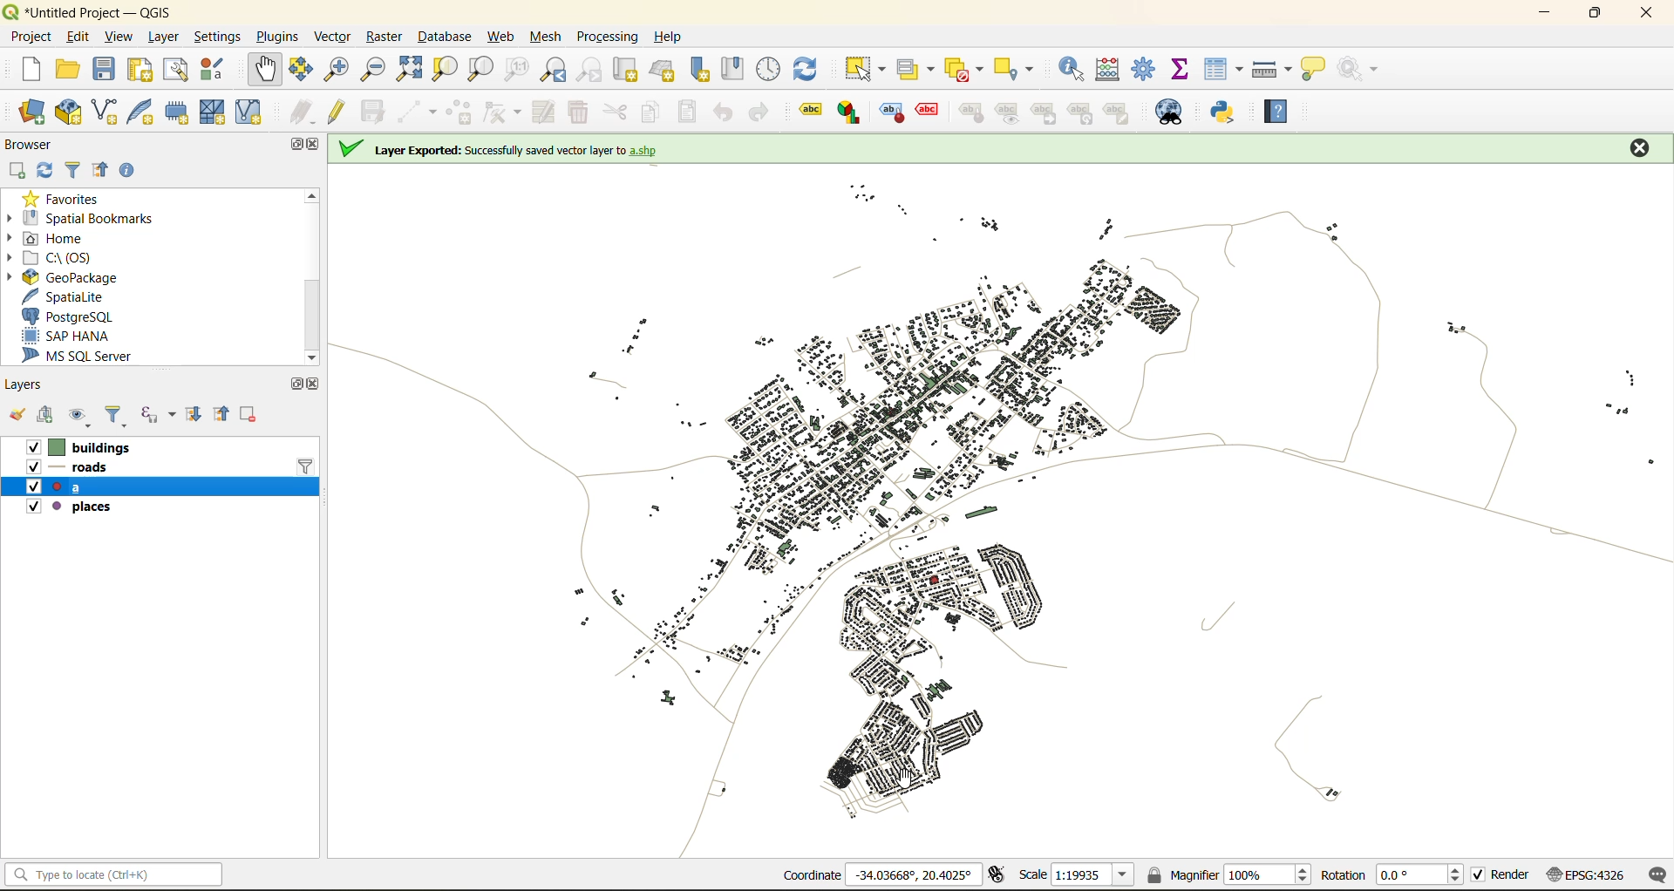 The image size is (1674, 891). Describe the element at coordinates (1011, 112) in the screenshot. I see `show/hide labels and diagrams` at that location.